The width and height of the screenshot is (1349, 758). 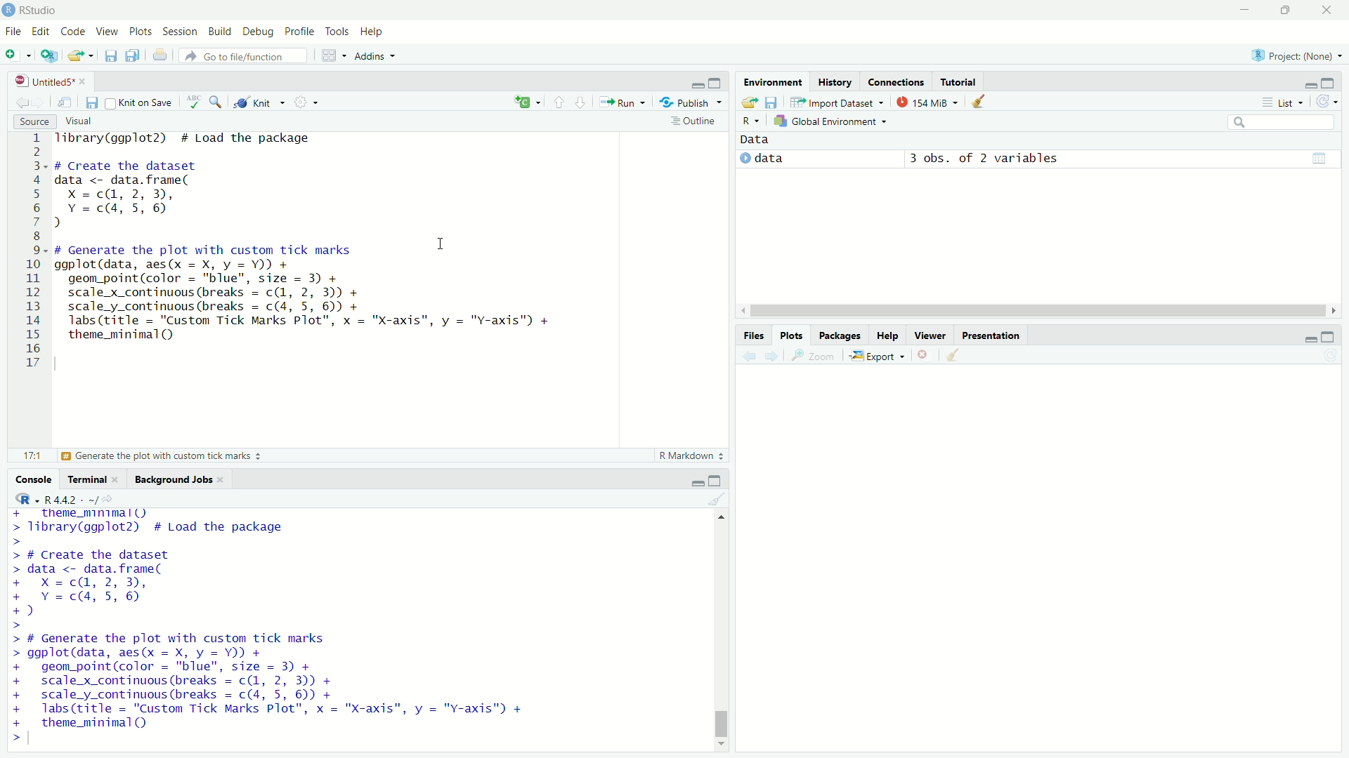 I want to click on code to create the dataset, so click(x=176, y=194).